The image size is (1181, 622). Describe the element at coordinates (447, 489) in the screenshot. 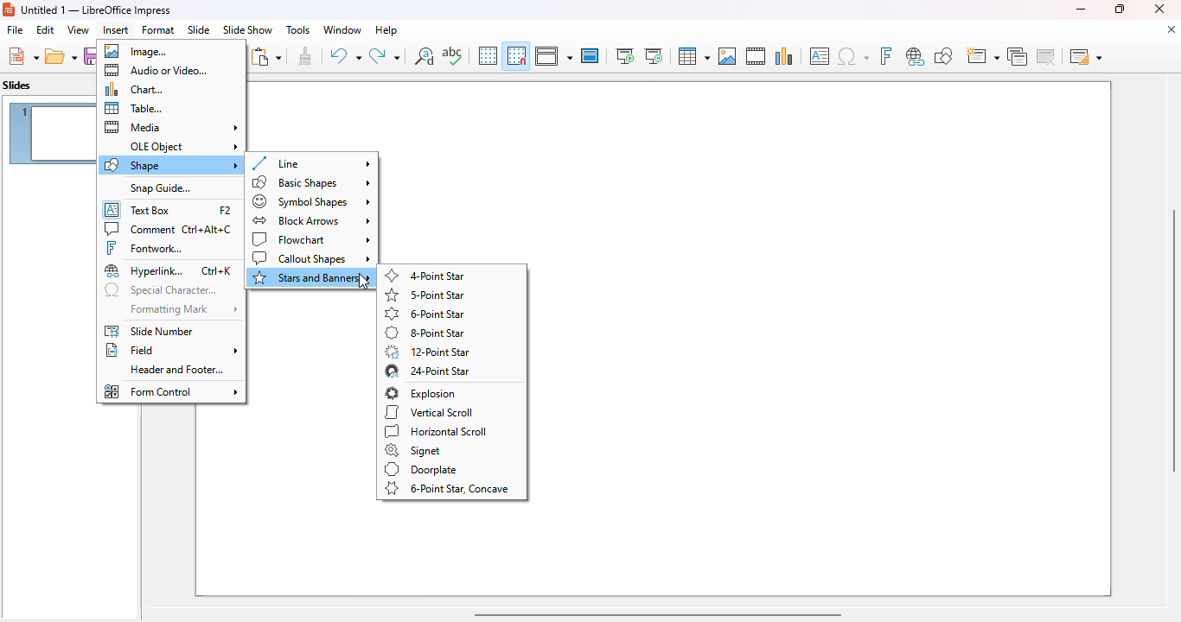

I see `6-point star, concave` at that location.